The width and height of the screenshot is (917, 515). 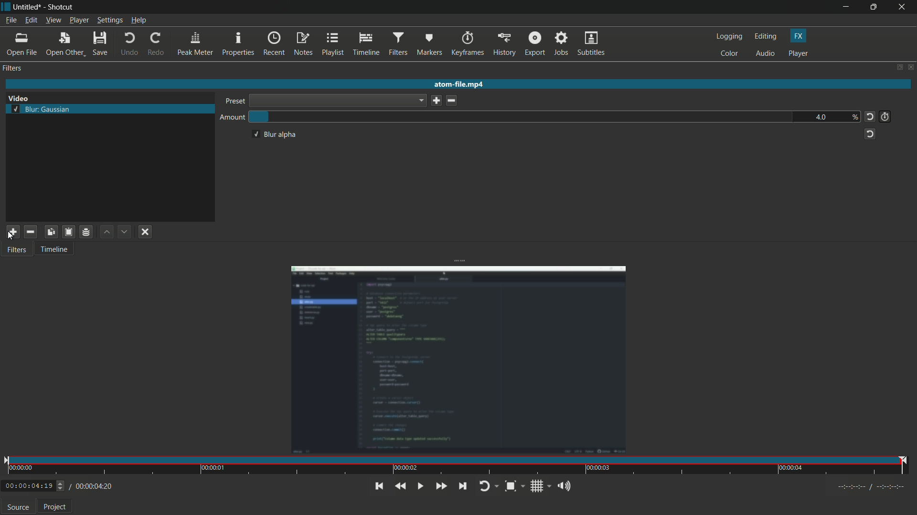 What do you see at coordinates (11, 231) in the screenshot?
I see `Add Filter` at bounding box center [11, 231].